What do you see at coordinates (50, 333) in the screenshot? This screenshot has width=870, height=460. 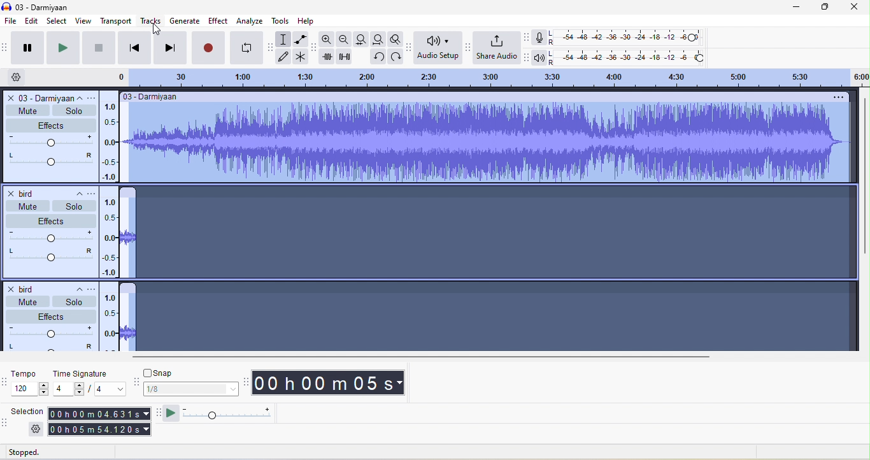 I see `volume` at bounding box center [50, 333].